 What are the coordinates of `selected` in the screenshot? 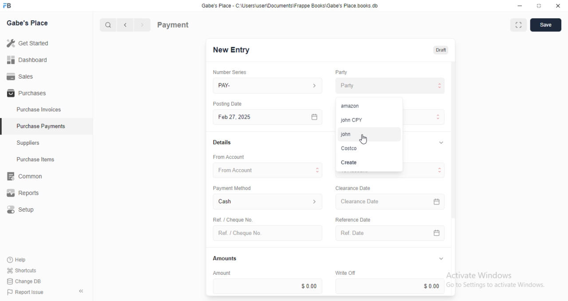 It's located at (4, 127).